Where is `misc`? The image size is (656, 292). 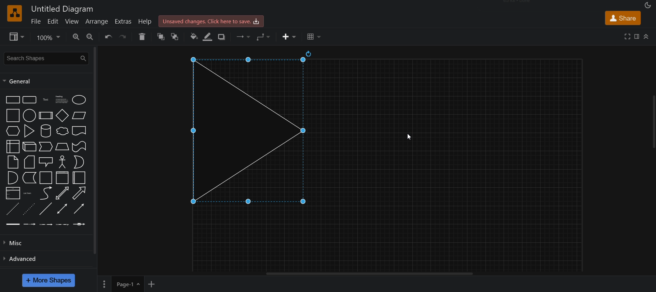
misc is located at coordinates (45, 244).